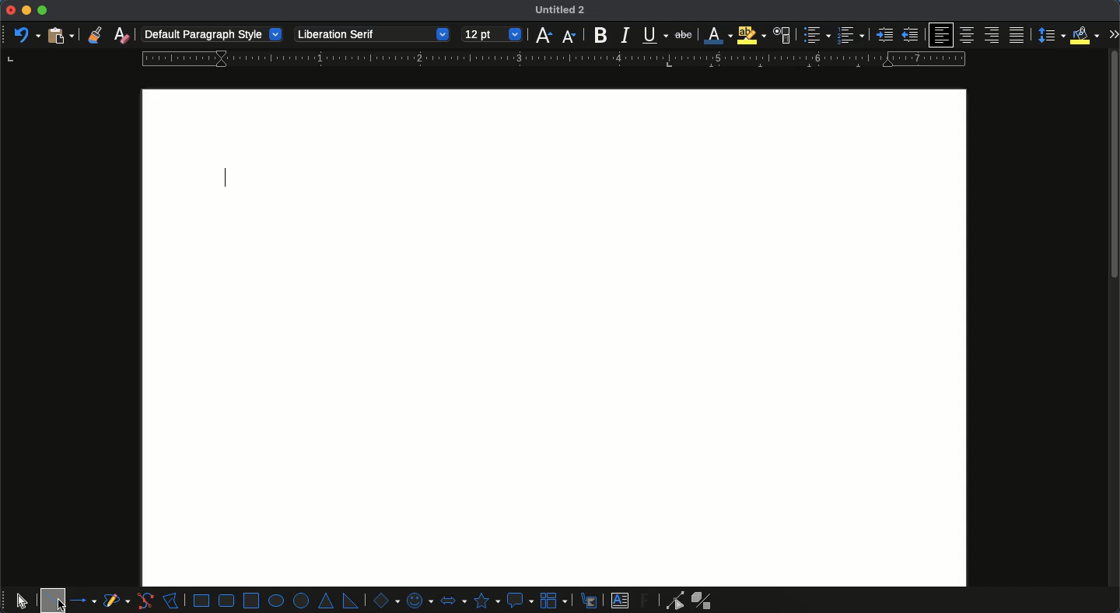 The height and width of the screenshot is (613, 1120). Describe the element at coordinates (42, 11) in the screenshot. I see `maximize` at that location.